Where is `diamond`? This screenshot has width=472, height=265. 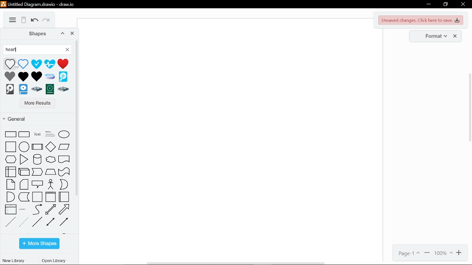 diamond is located at coordinates (37, 173).